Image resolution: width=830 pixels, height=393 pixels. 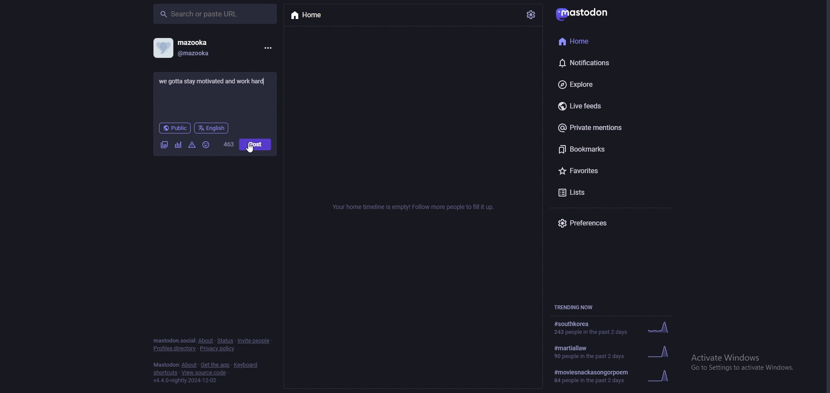 I want to click on favorites, so click(x=602, y=170).